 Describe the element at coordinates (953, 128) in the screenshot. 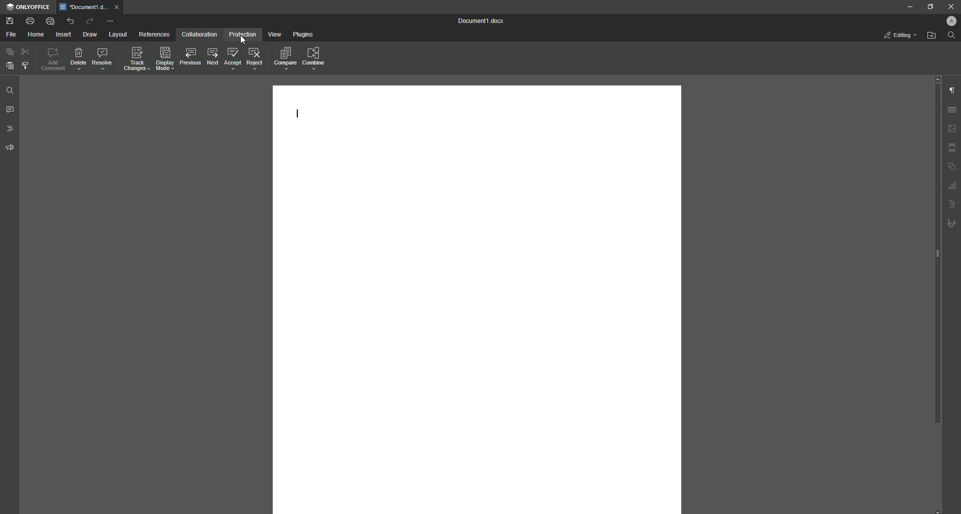

I see `Image settings` at that location.